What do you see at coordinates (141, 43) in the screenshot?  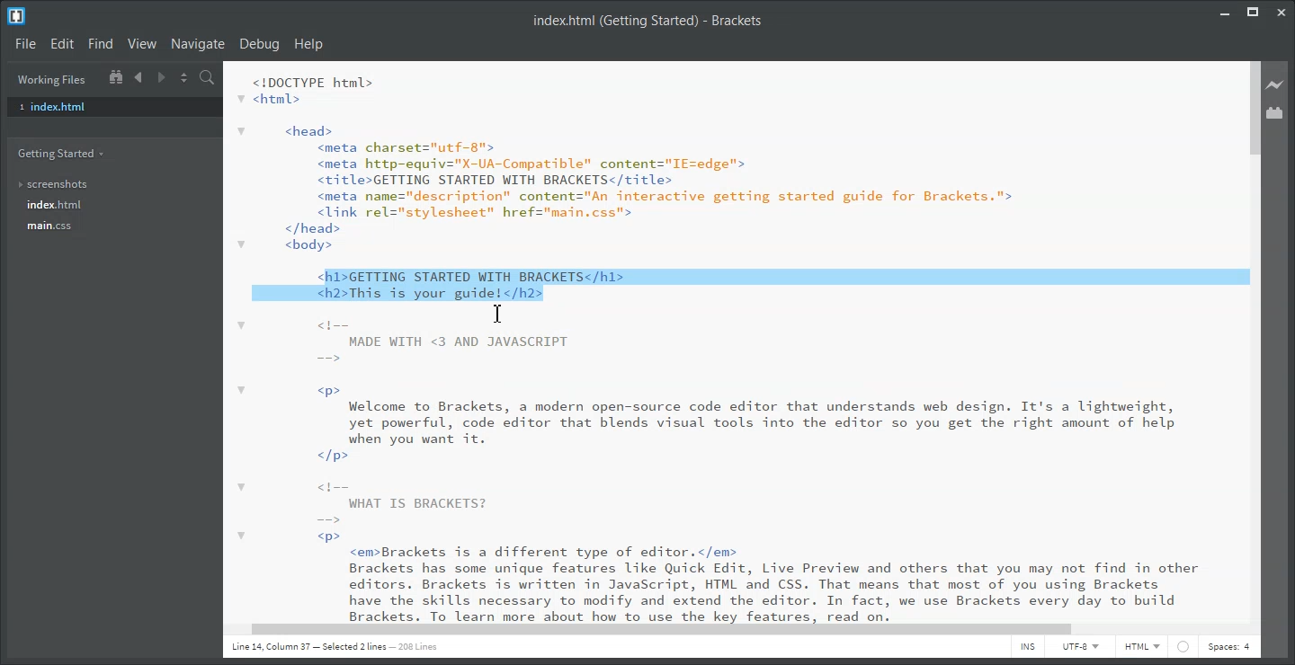 I see `View` at bounding box center [141, 43].